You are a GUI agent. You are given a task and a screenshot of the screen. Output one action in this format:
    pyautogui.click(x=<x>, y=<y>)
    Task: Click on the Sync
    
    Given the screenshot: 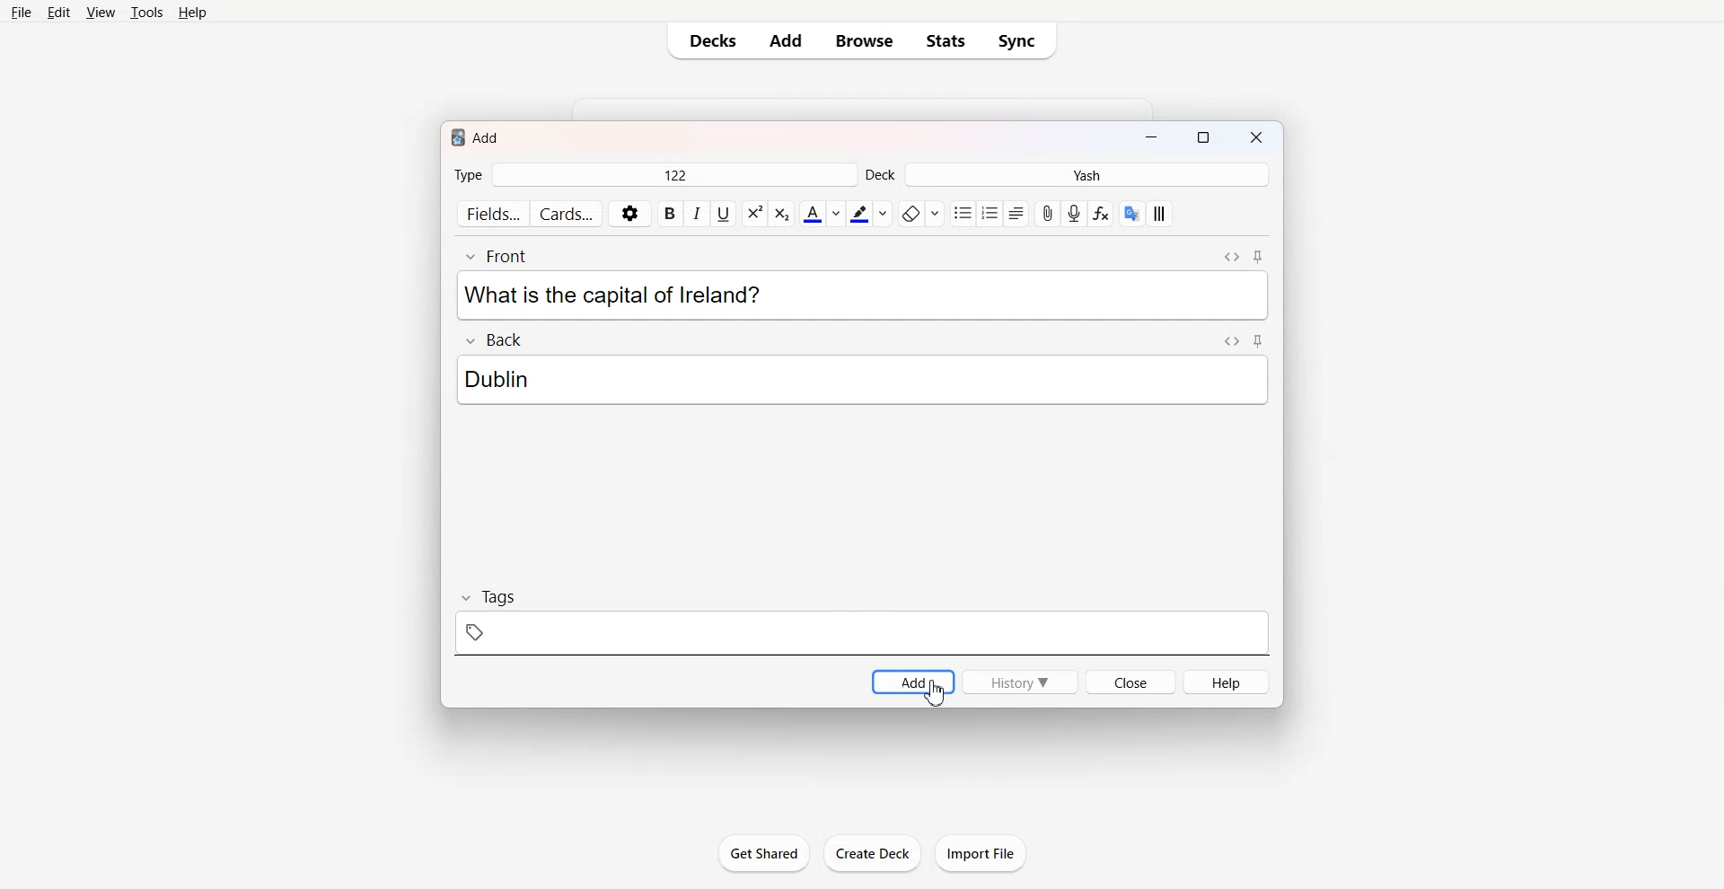 What is the action you would take?
    pyautogui.click(x=1022, y=40)
    